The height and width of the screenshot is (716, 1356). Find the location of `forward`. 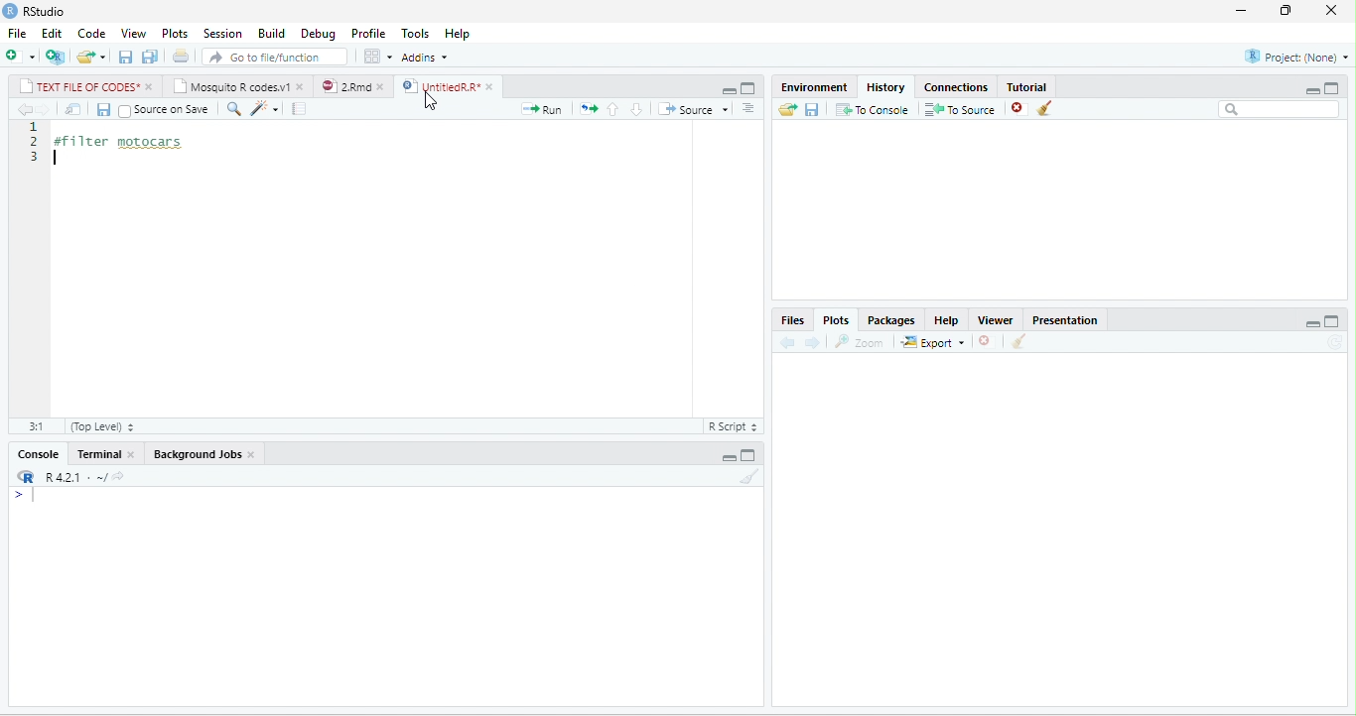

forward is located at coordinates (44, 109).